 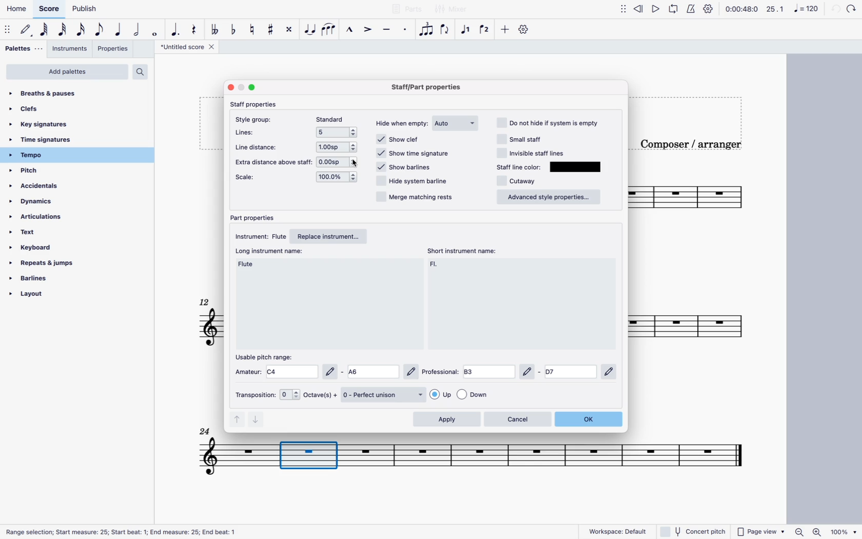 I want to click on options, so click(x=340, y=178).